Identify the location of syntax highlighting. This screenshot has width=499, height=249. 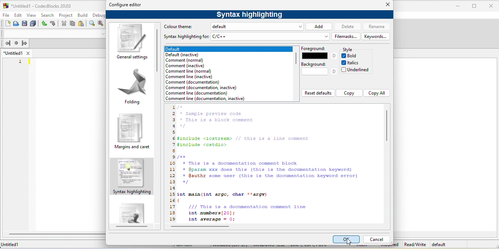
(250, 15).